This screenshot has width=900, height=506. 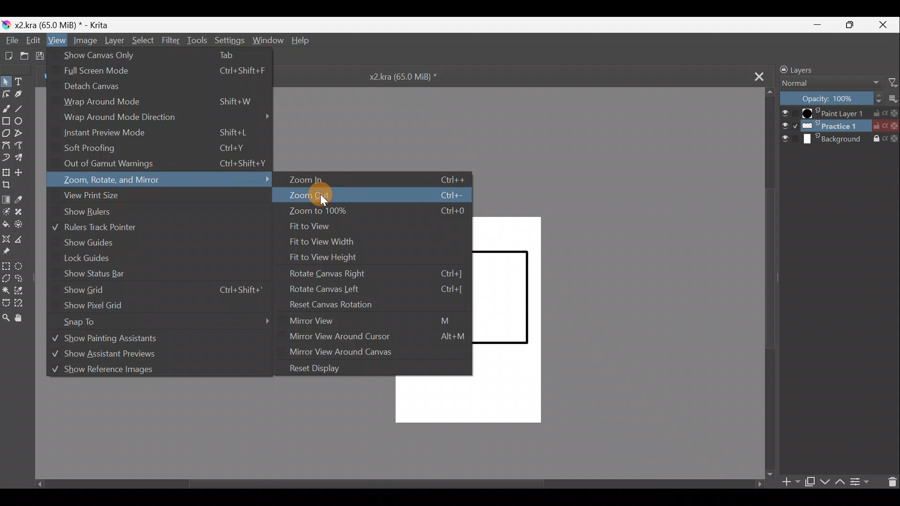 I want to click on Reset display, so click(x=319, y=368).